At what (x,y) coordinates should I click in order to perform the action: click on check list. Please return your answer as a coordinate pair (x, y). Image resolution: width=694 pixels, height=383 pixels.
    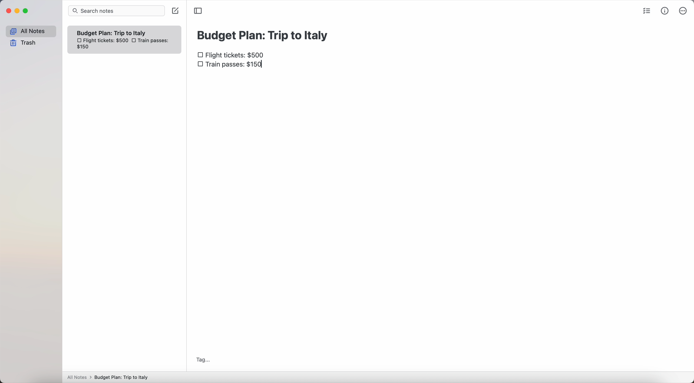
    Looking at the image, I should click on (648, 12).